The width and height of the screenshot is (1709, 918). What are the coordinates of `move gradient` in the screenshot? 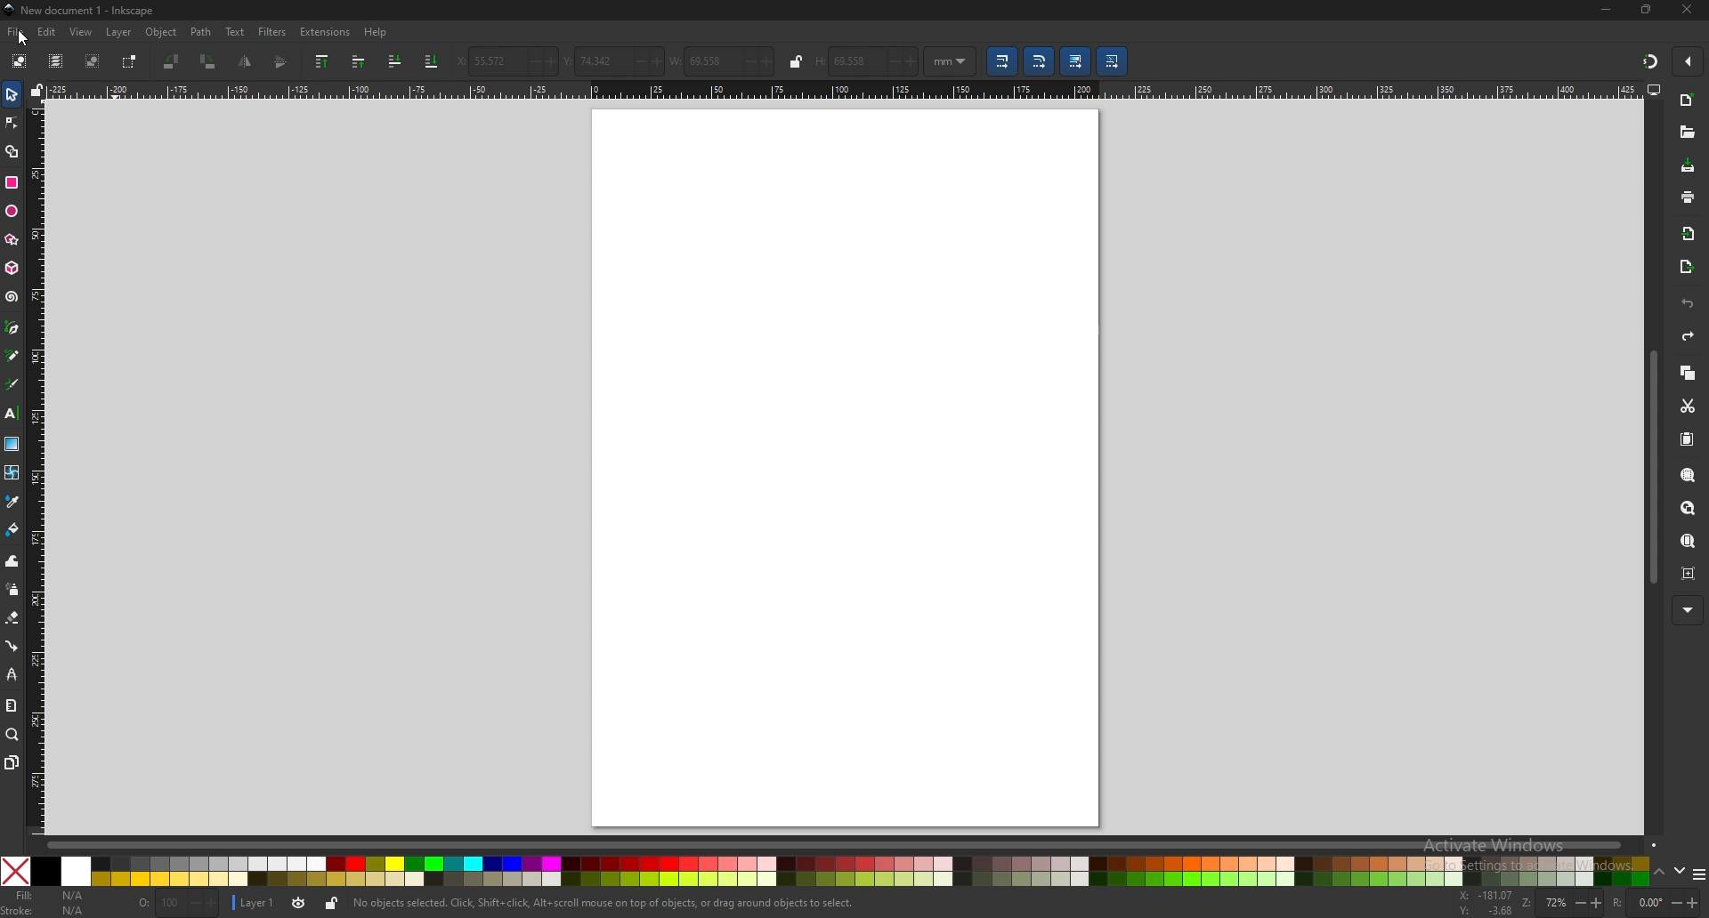 It's located at (1077, 61).